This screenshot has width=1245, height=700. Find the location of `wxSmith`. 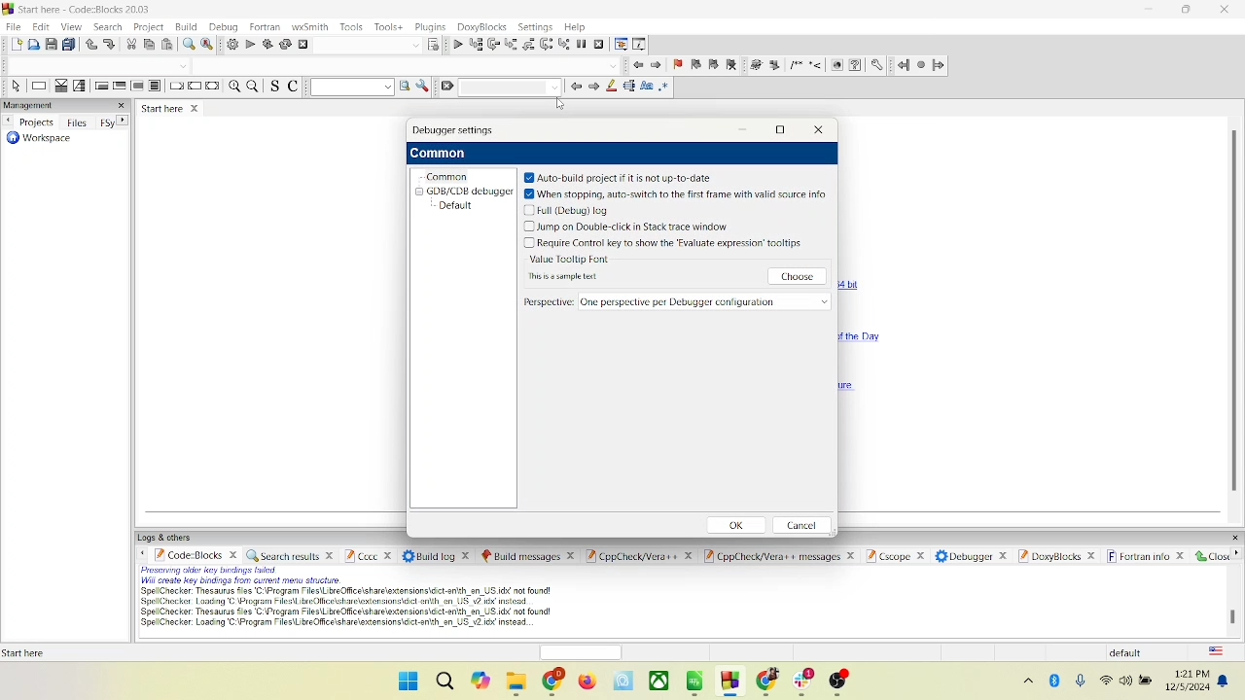

wxSmith is located at coordinates (311, 26).